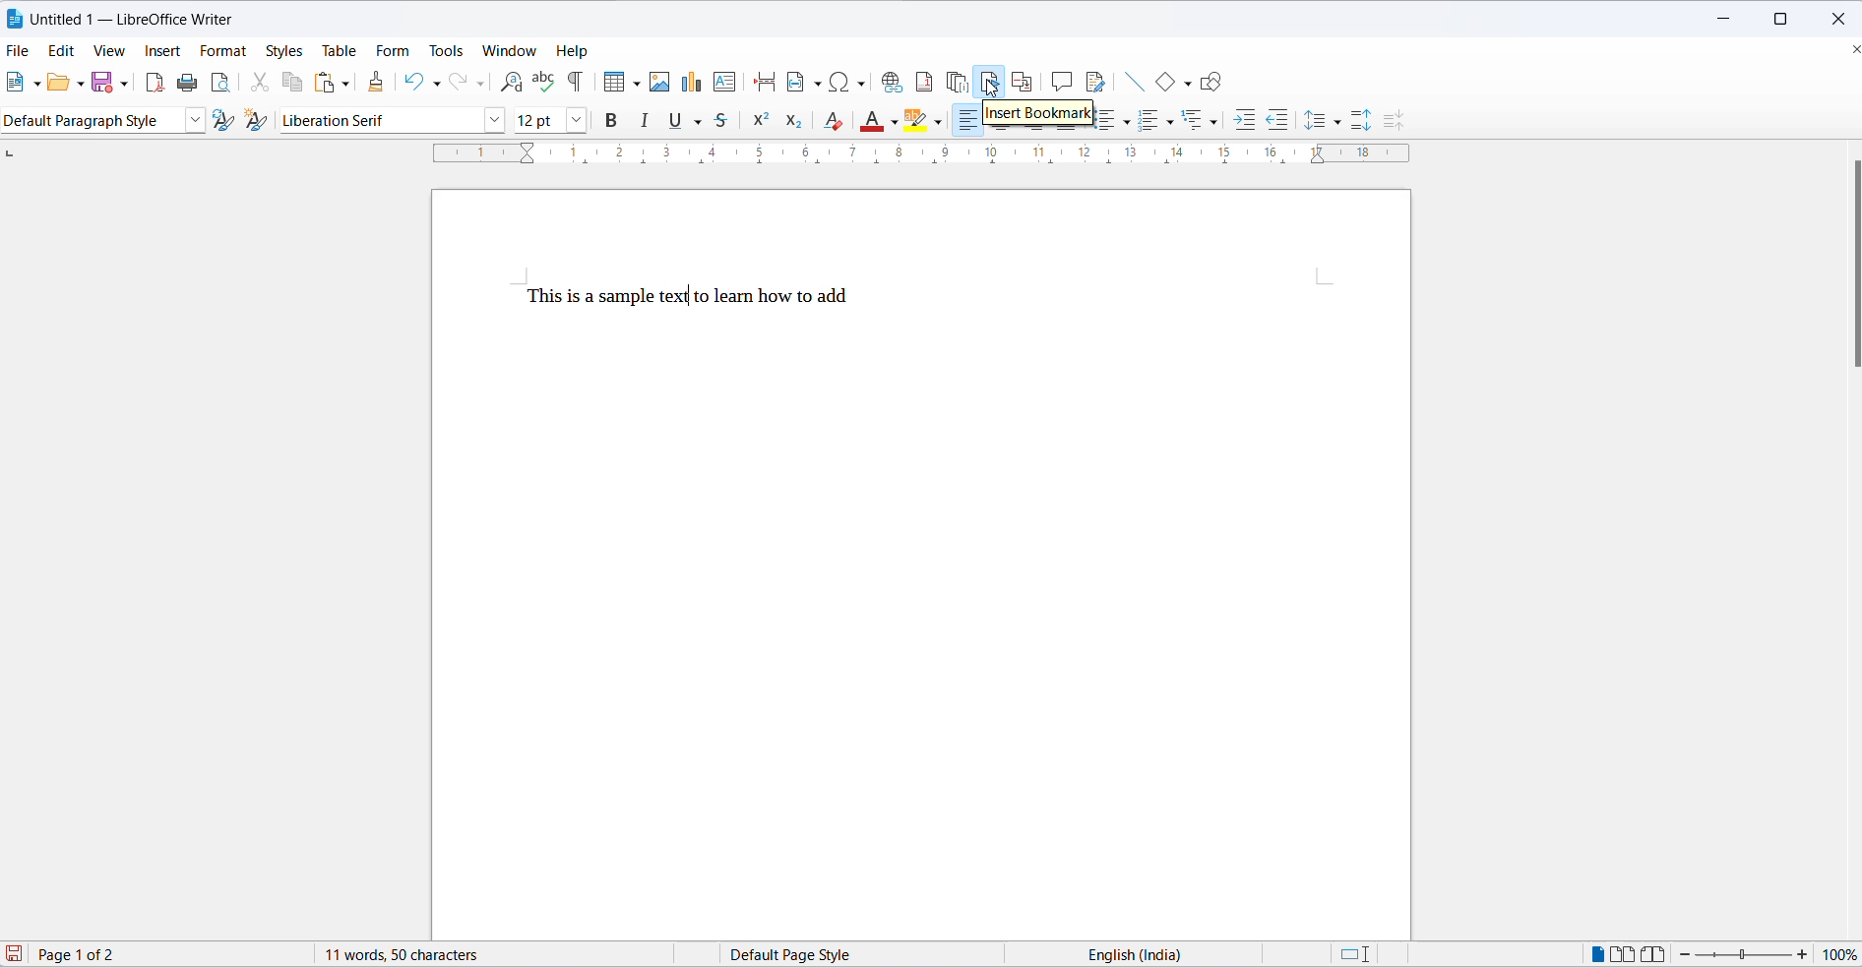 This screenshot has height=968, width=1862. What do you see at coordinates (659, 84) in the screenshot?
I see `add images` at bounding box center [659, 84].